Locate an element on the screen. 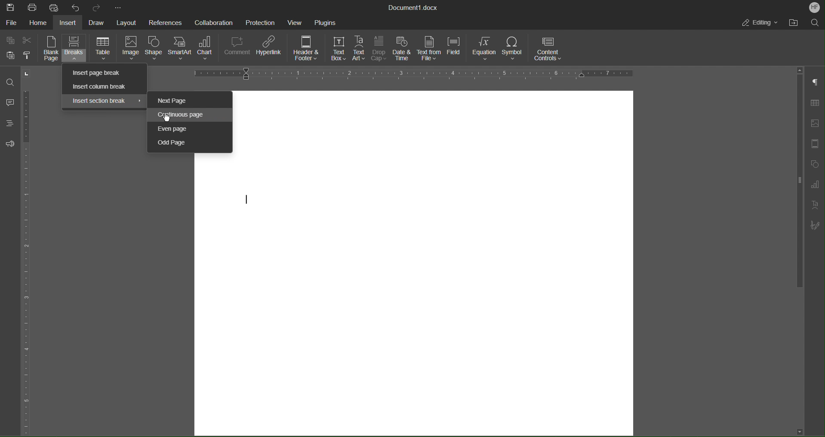 Image resolution: width=825 pixels, height=437 pixels. Open File Location is located at coordinates (796, 23).